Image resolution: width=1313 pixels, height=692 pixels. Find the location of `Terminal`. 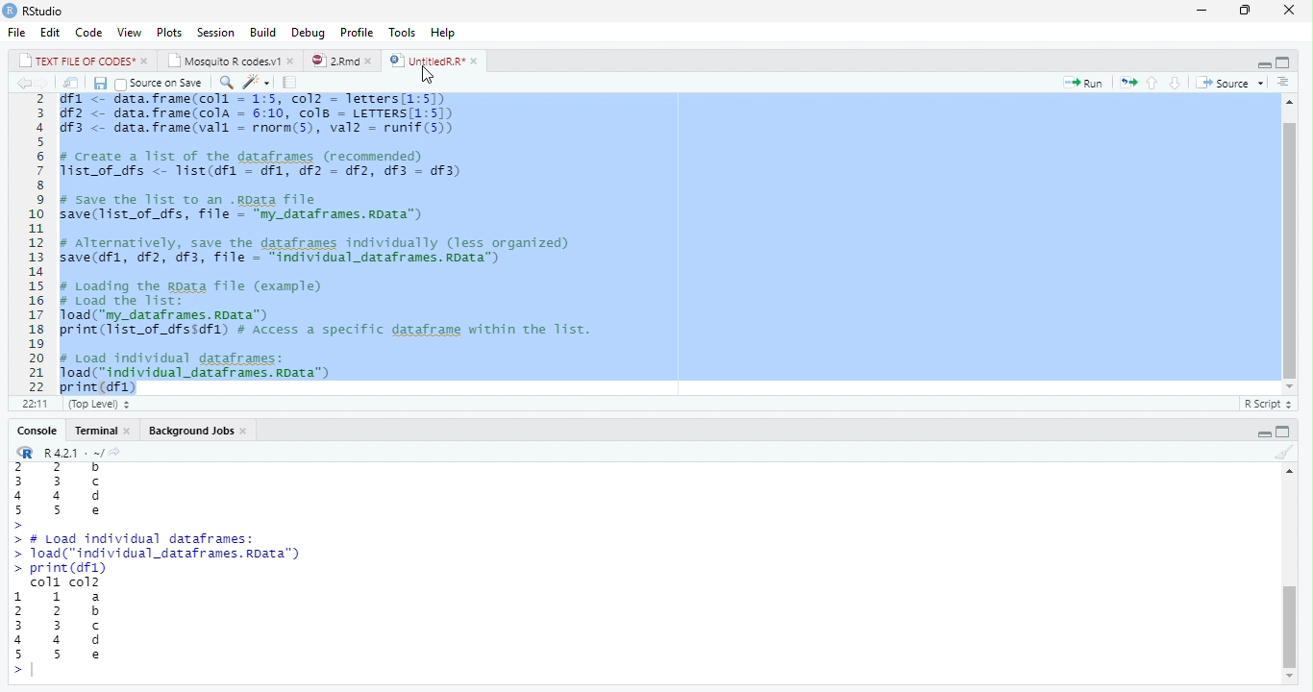

Terminal is located at coordinates (104, 431).